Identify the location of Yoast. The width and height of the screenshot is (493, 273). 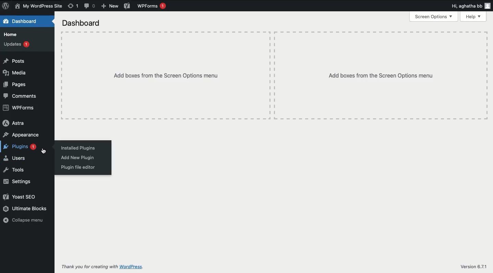
(127, 6).